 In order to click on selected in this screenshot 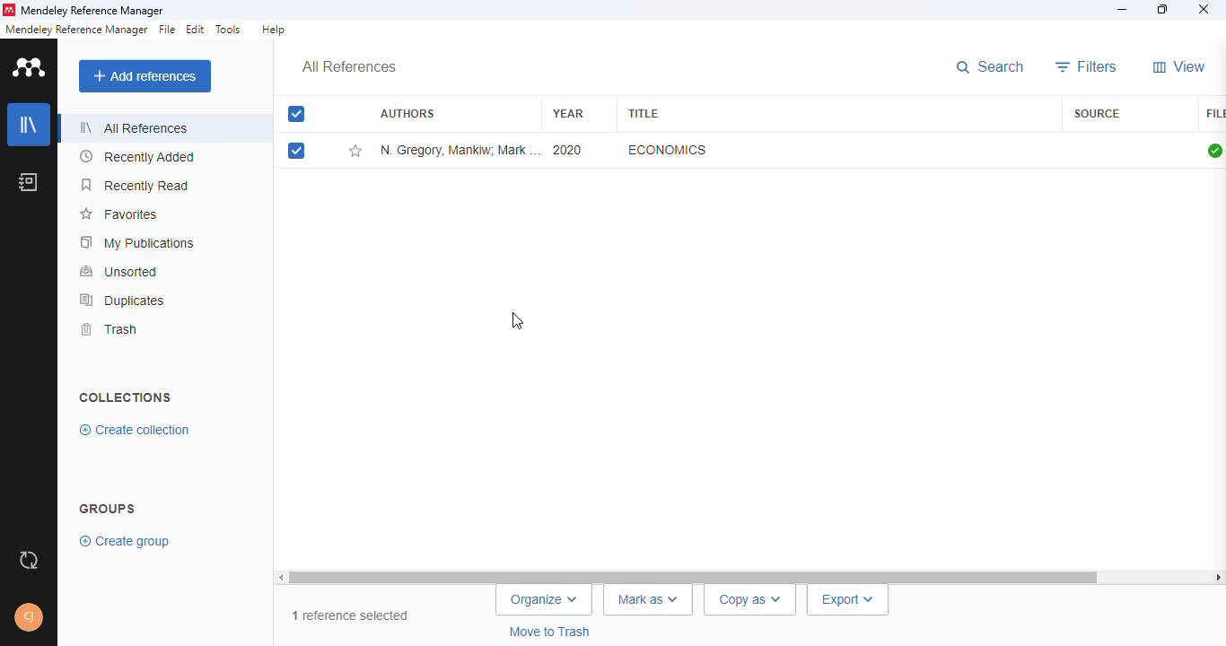, I will do `click(296, 151)`.